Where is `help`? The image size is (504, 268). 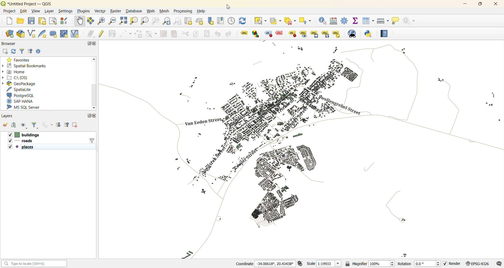
help is located at coordinates (201, 11).